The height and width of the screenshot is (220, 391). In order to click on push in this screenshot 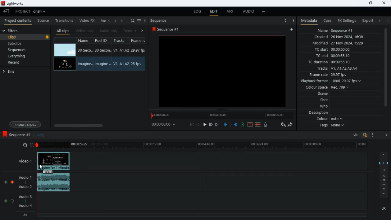, I will do `click(237, 125)`.